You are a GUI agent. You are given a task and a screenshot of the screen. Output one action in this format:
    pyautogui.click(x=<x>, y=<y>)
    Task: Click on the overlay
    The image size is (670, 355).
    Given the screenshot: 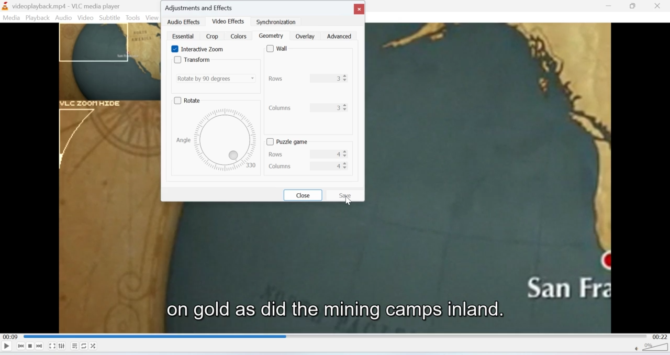 What is the action you would take?
    pyautogui.click(x=304, y=36)
    